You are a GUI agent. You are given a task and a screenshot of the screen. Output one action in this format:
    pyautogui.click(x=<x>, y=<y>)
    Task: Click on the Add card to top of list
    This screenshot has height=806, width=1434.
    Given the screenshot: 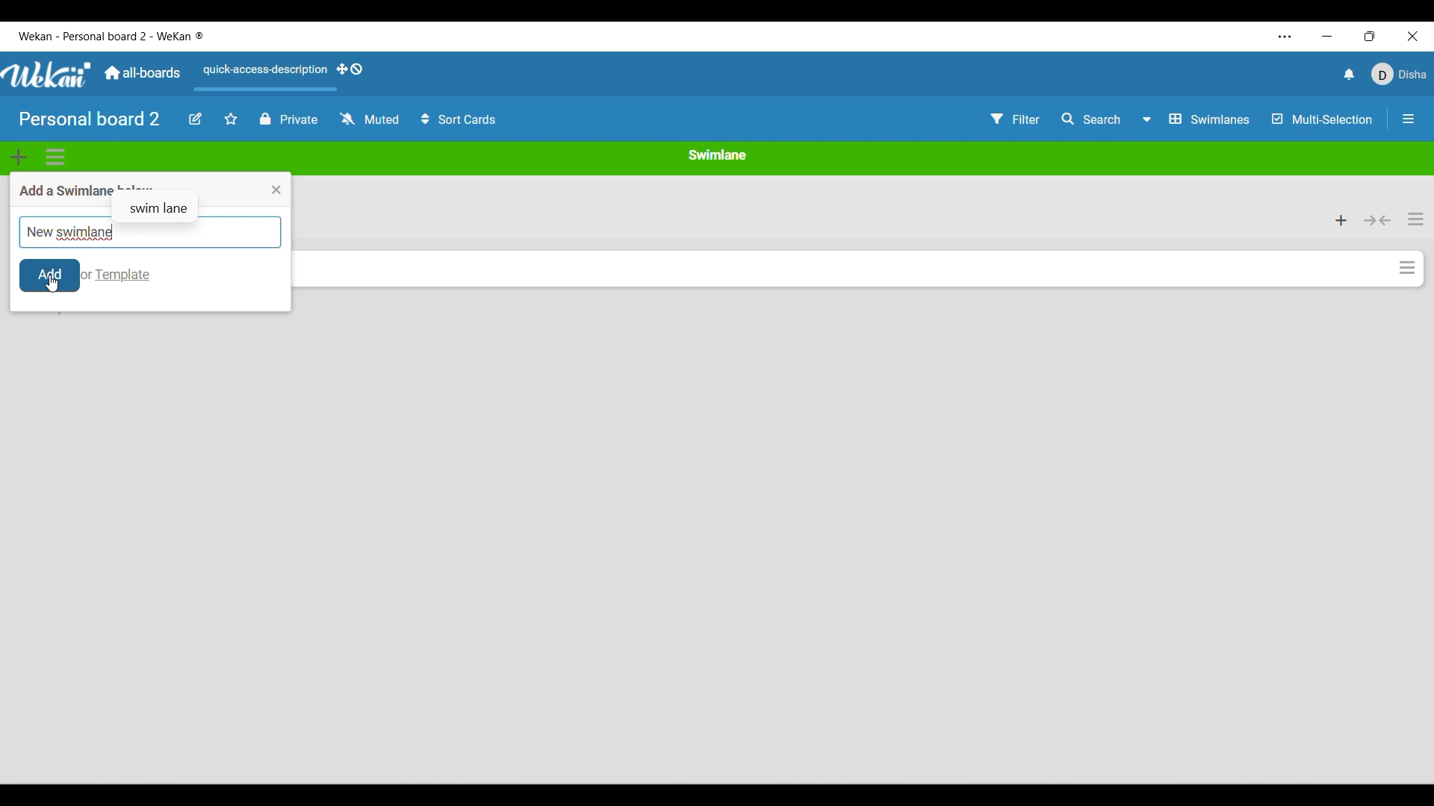 What is the action you would take?
    pyautogui.click(x=1342, y=221)
    